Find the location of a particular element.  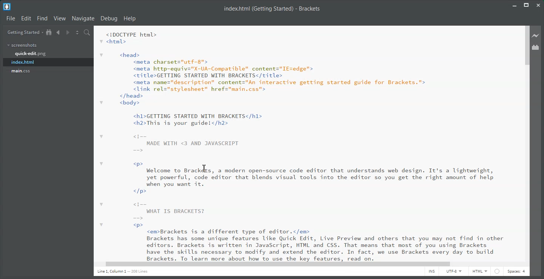

Logo is located at coordinates (7, 7).